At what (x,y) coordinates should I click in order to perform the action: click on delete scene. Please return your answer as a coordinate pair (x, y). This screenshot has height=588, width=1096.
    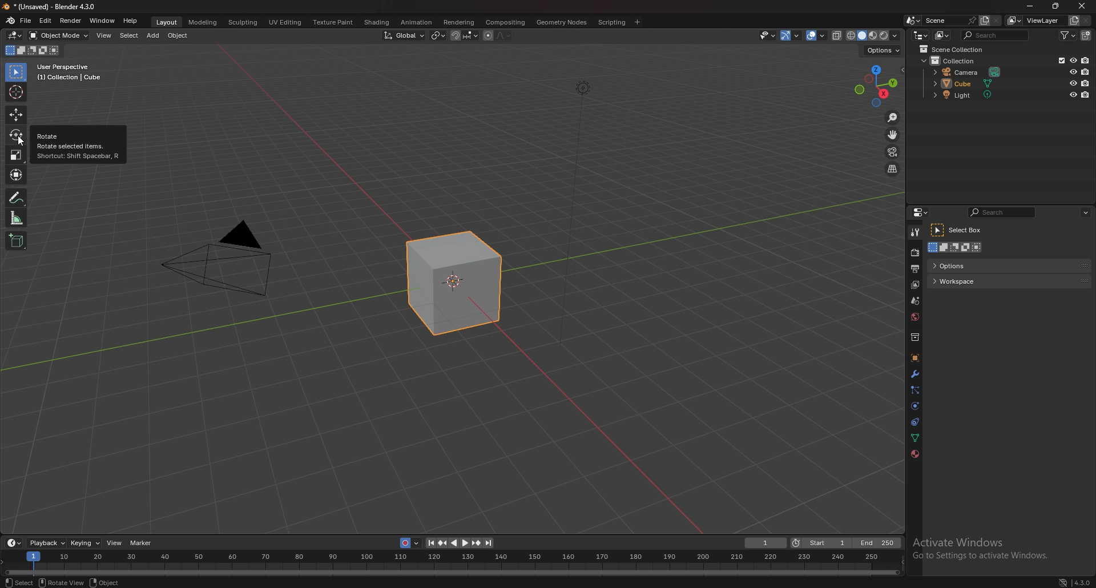
    Looking at the image, I should click on (996, 21).